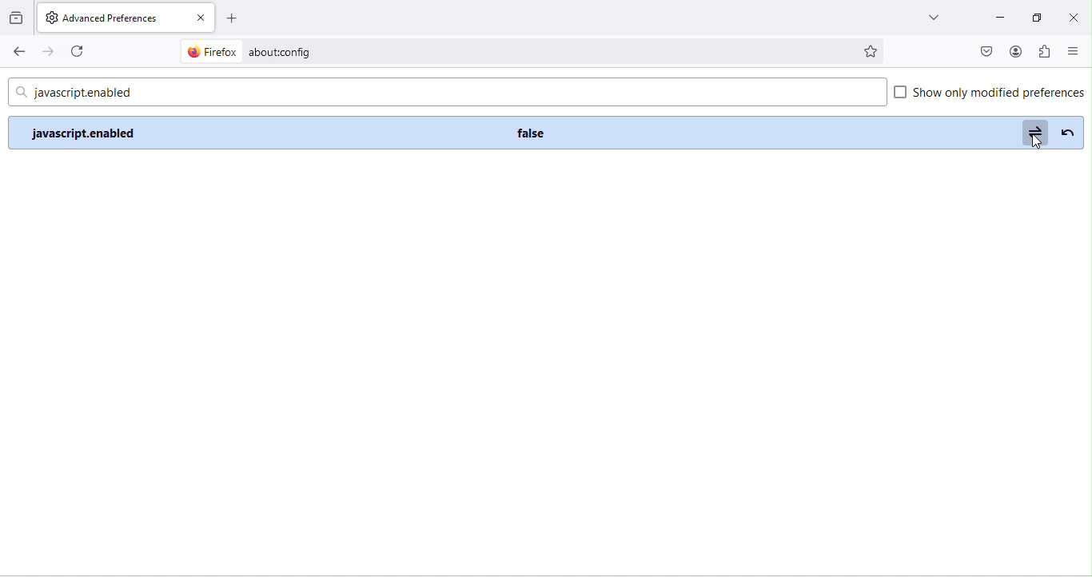  I want to click on reverse, so click(1067, 133).